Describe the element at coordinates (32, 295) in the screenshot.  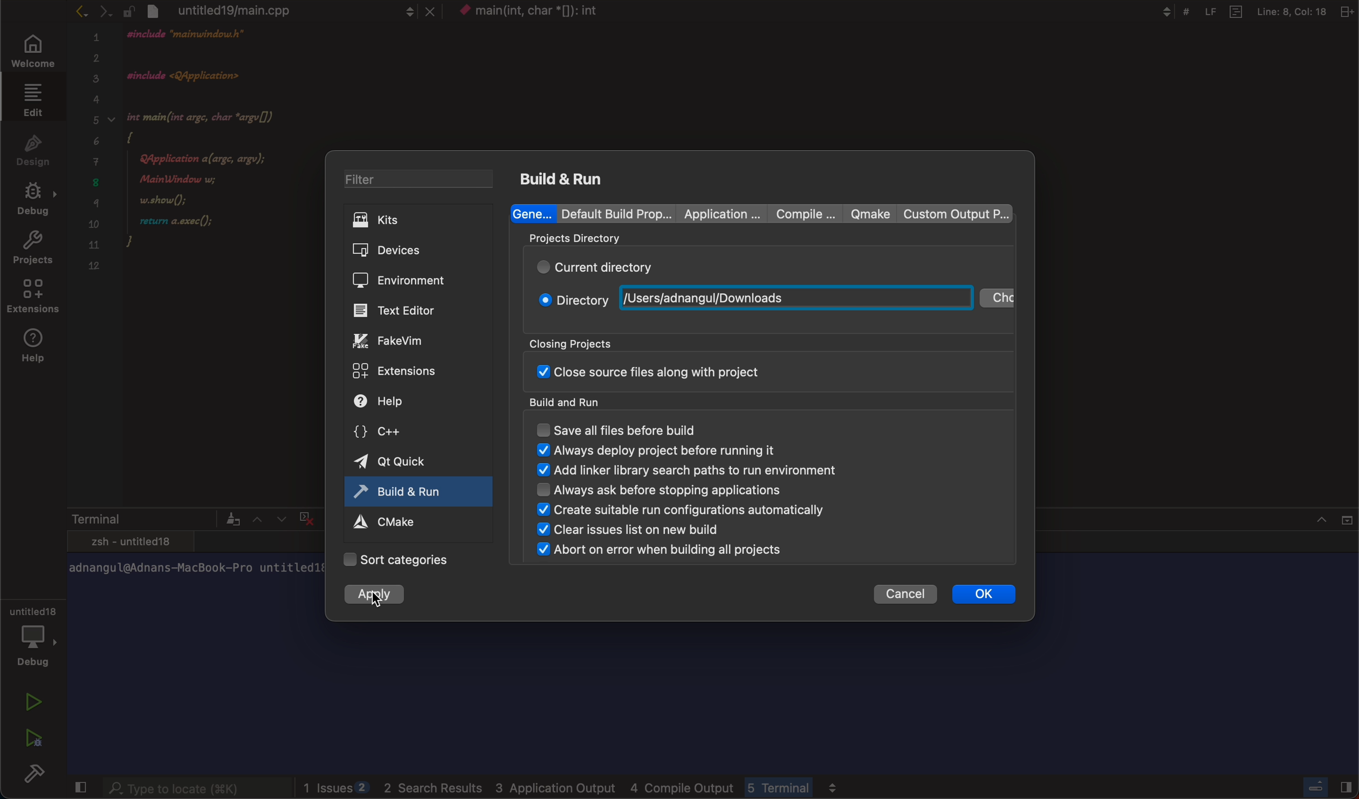
I see `extensions` at that location.